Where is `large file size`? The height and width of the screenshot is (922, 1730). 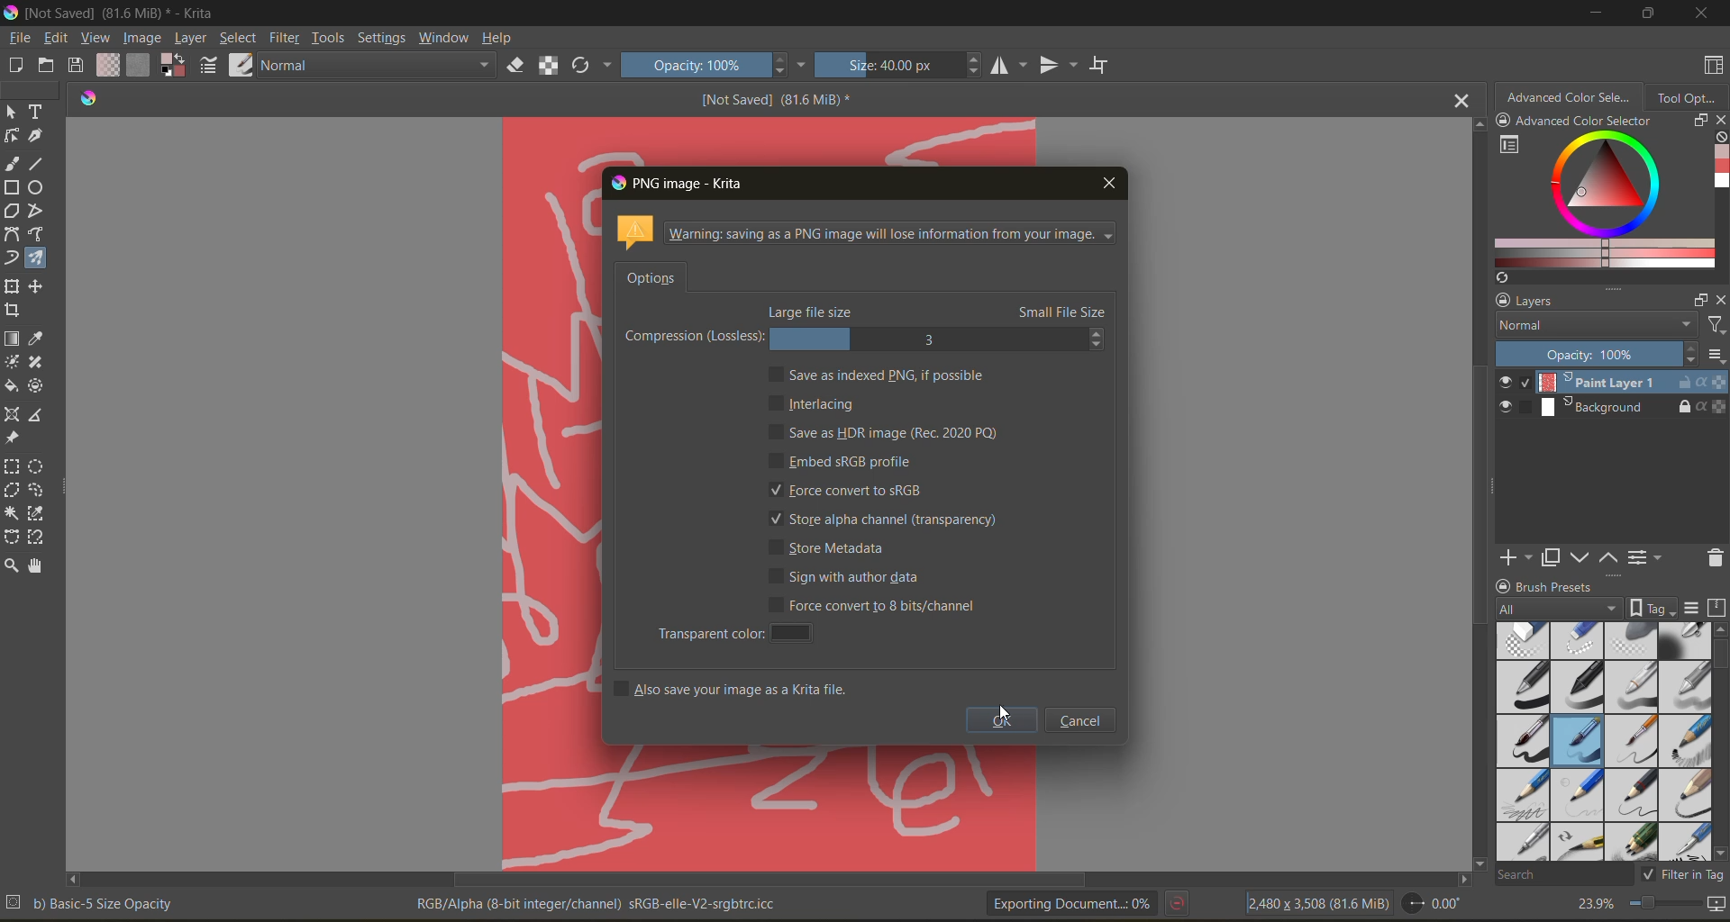 large file size is located at coordinates (811, 310).